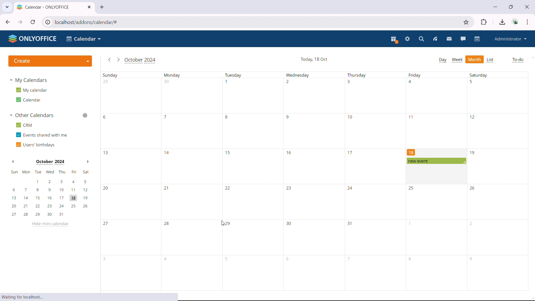 The image size is (535, 301). I want to click on 6, so click(105, 117).